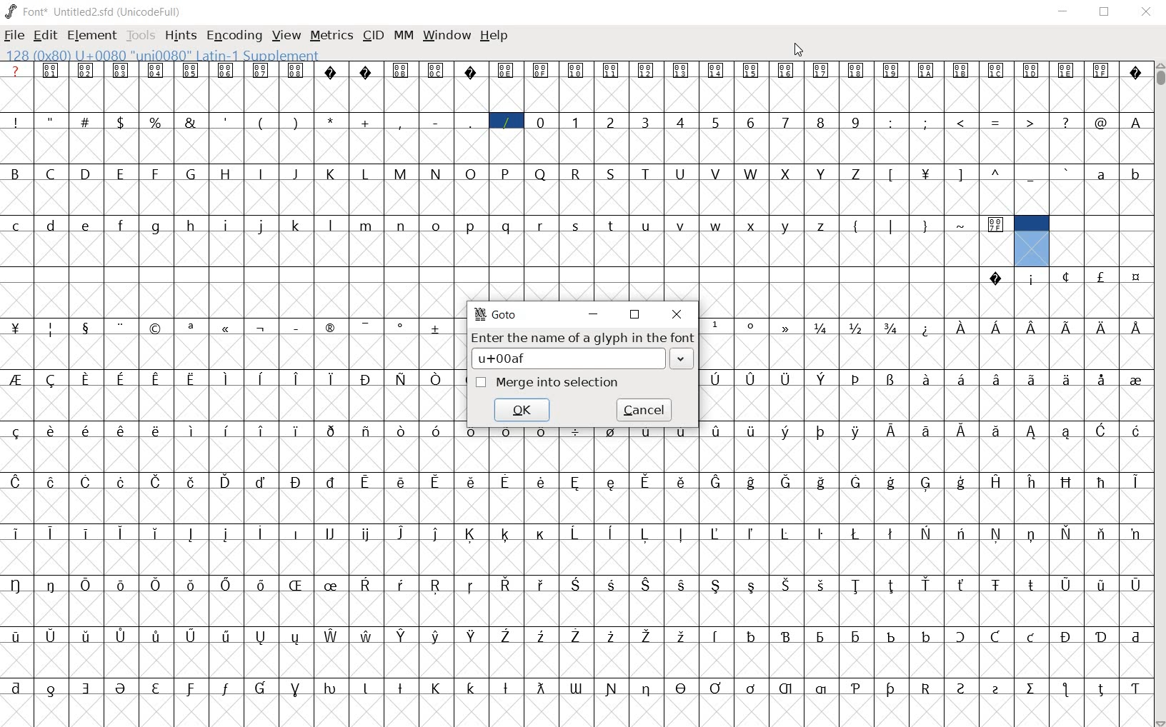 Image resolution: width=1166 pixels, height=727 pixels. I want to click on Symbol, so click(264, 481).